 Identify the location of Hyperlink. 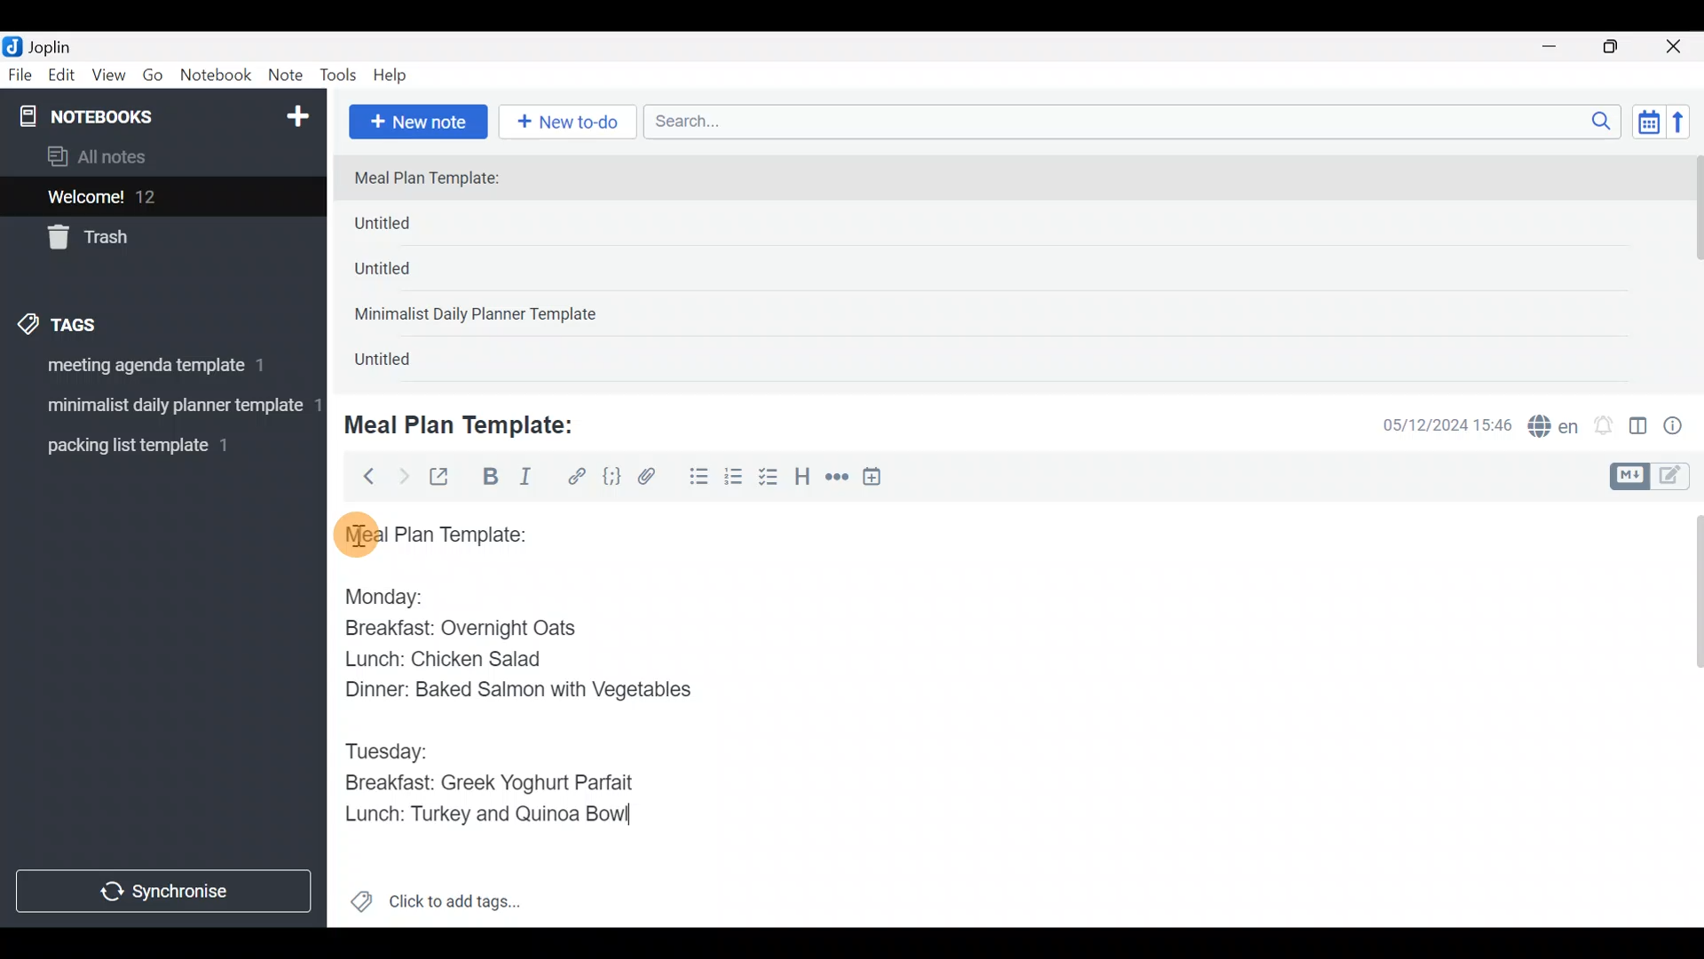
(577, 477).